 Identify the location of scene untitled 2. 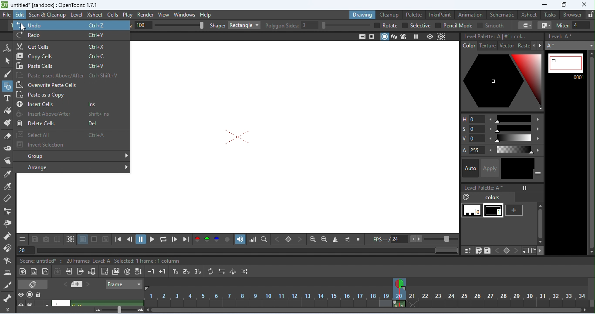
(56, 303).